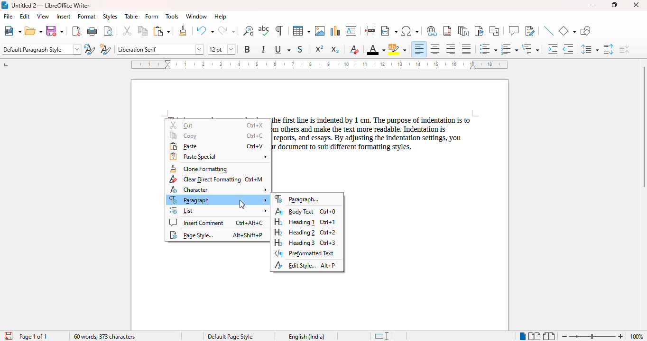  What do you see at coordinates (352, 31) in the screenshot?
I see `insert text box` at bounding box center [352, 31].